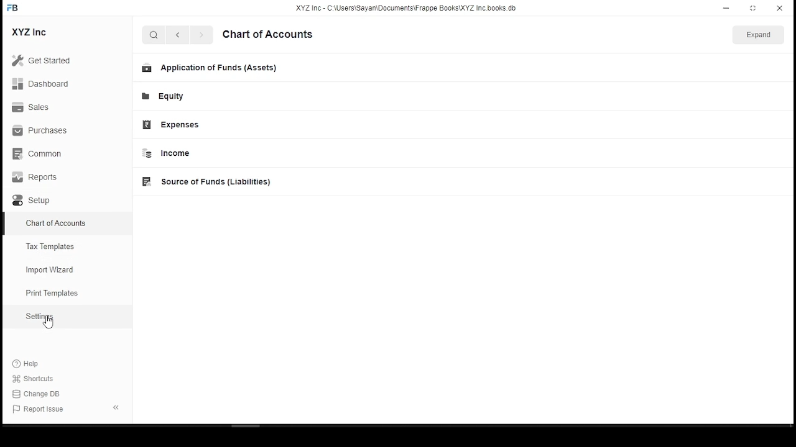 Image resolution: width=796 pixels, height=447 pixels. Describe the element at coordinates (269, 34) in the screenshot. I see `chart of accounts` at that location.